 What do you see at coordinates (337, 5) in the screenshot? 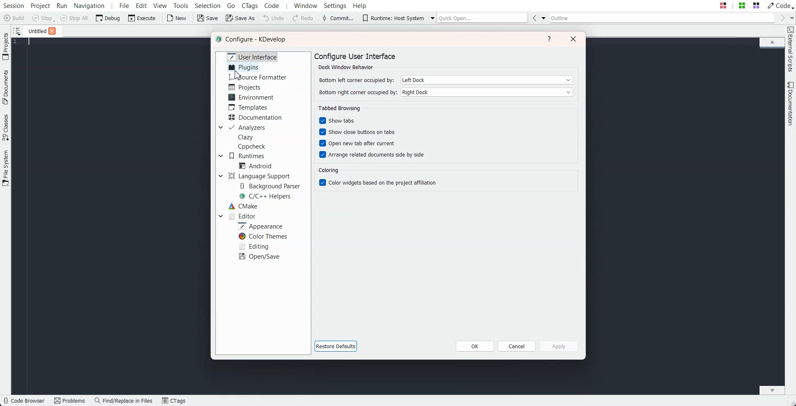
I see `Settings` at bounding box center [337, 5].